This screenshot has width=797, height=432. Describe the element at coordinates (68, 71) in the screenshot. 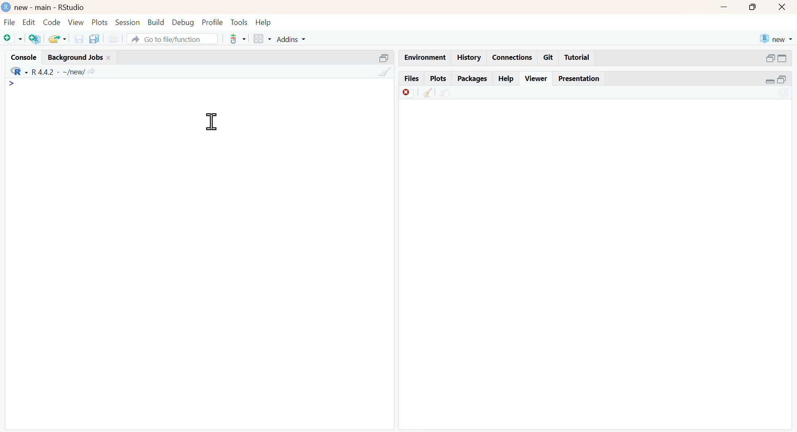

I see `v R442 - ~/new/` at that location.